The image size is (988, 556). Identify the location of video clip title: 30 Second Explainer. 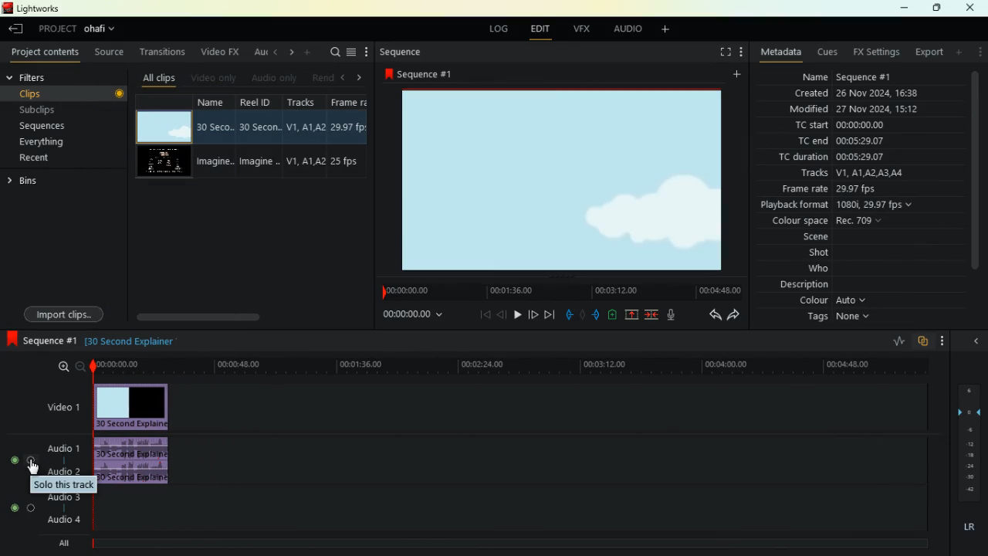
(130, 339).